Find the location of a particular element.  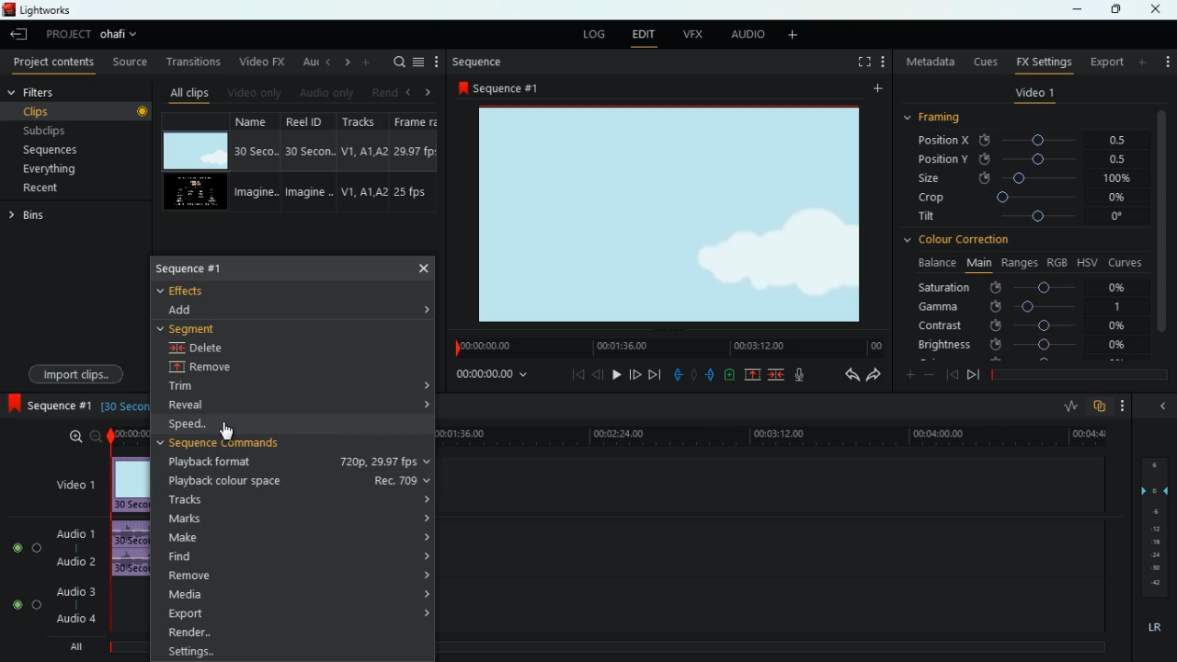

timeline is located at coordinates (1076, 372).